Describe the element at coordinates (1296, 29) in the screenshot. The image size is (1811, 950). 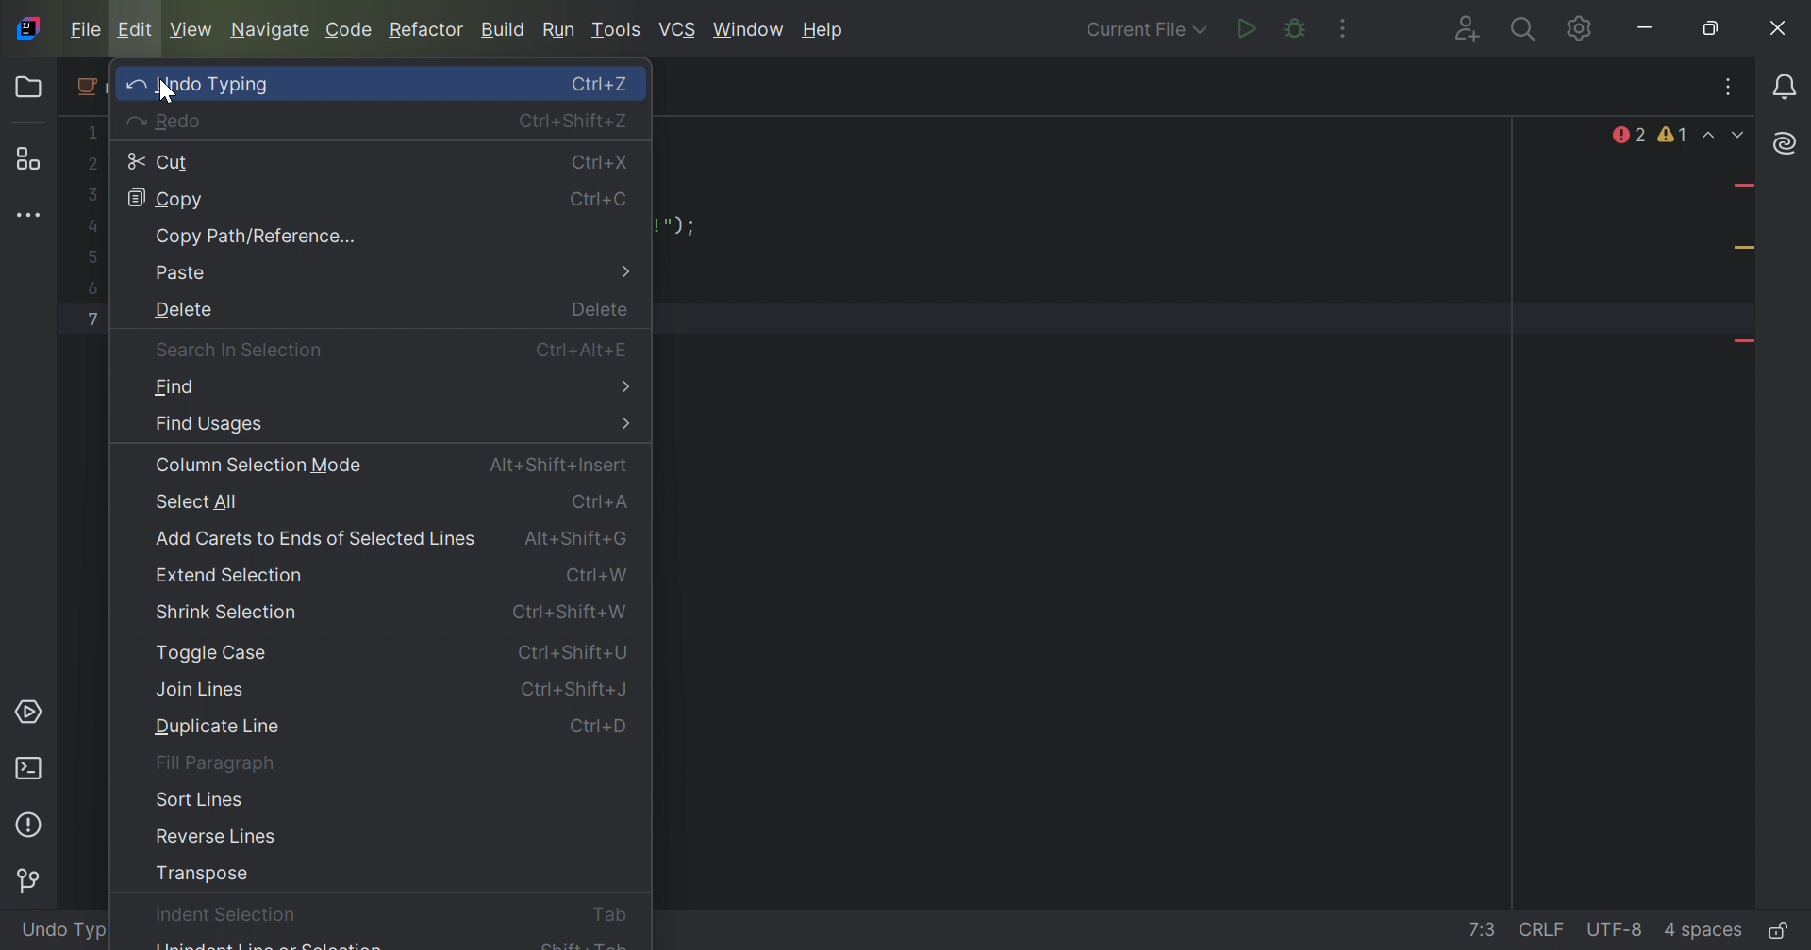
I see `Debug` at that location.